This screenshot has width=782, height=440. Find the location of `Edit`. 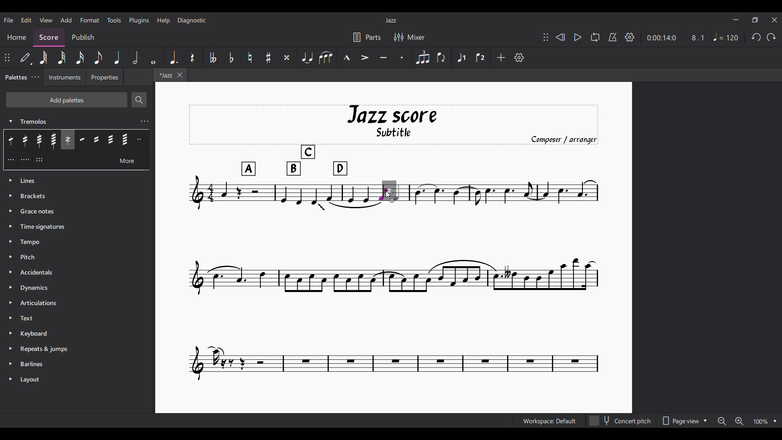

Edit is located at coordinates (26, 20).